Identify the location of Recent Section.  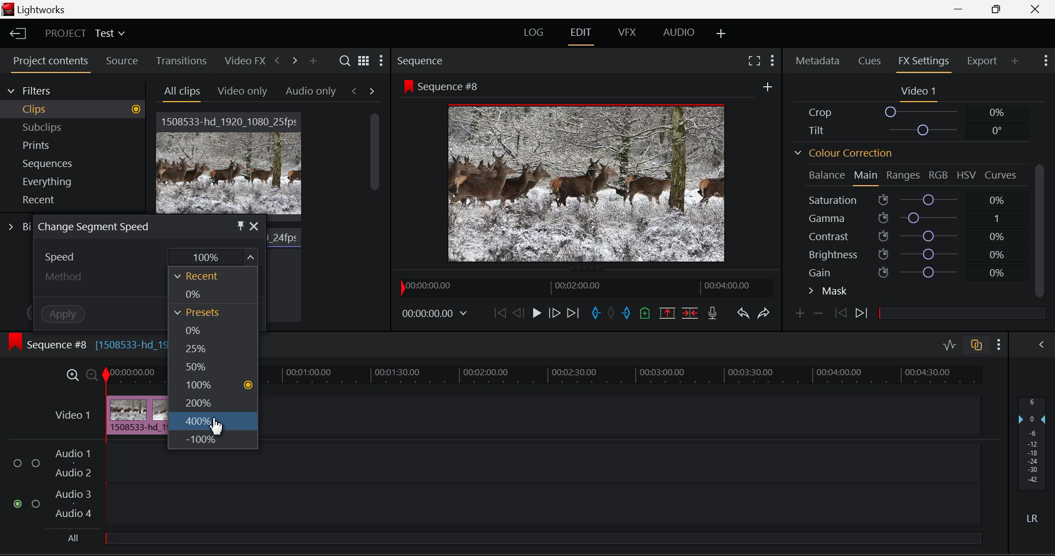
(207, 276).